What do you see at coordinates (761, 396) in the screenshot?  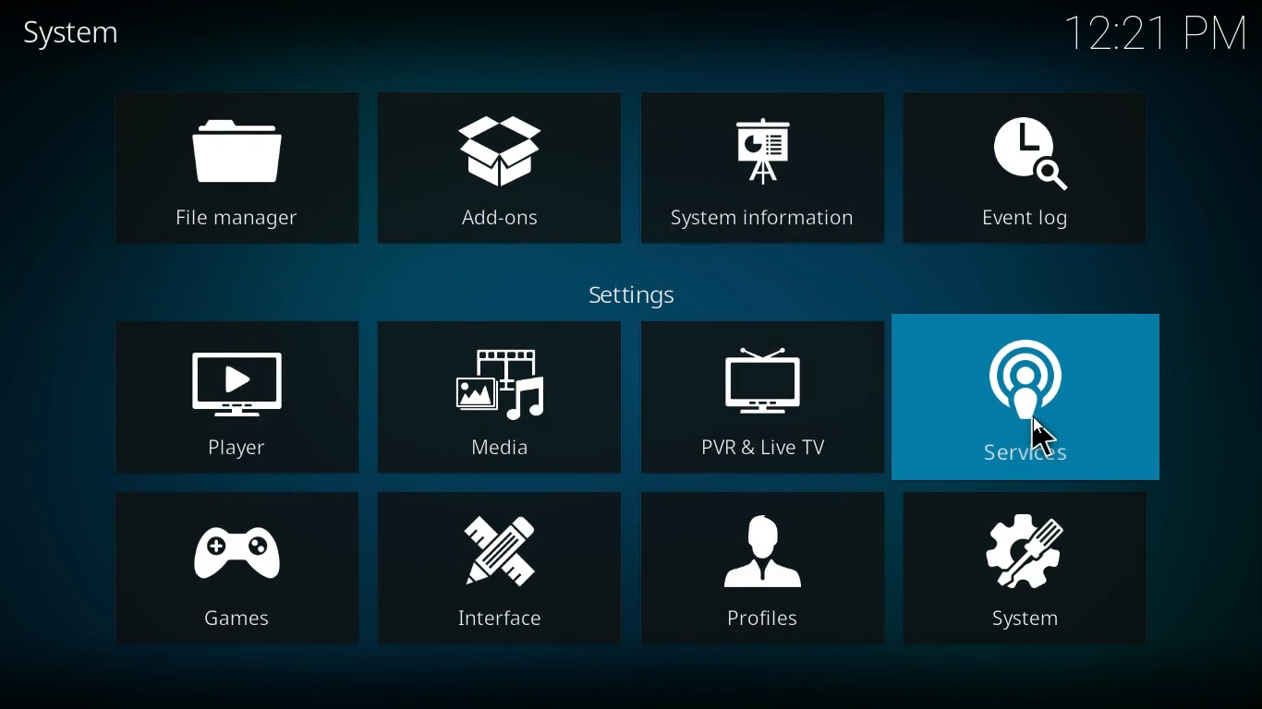 I see `pvr & live tv ` at bounding box center [761, 396].